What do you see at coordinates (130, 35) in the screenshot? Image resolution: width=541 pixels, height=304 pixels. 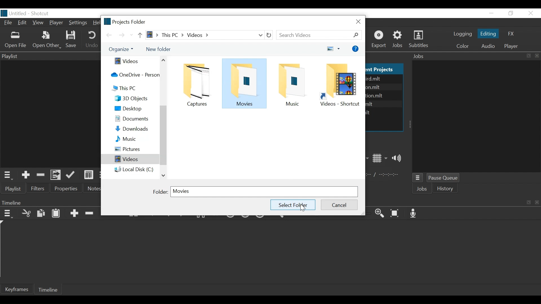 I see `Recent Locations` at bounding box center [130, 35].